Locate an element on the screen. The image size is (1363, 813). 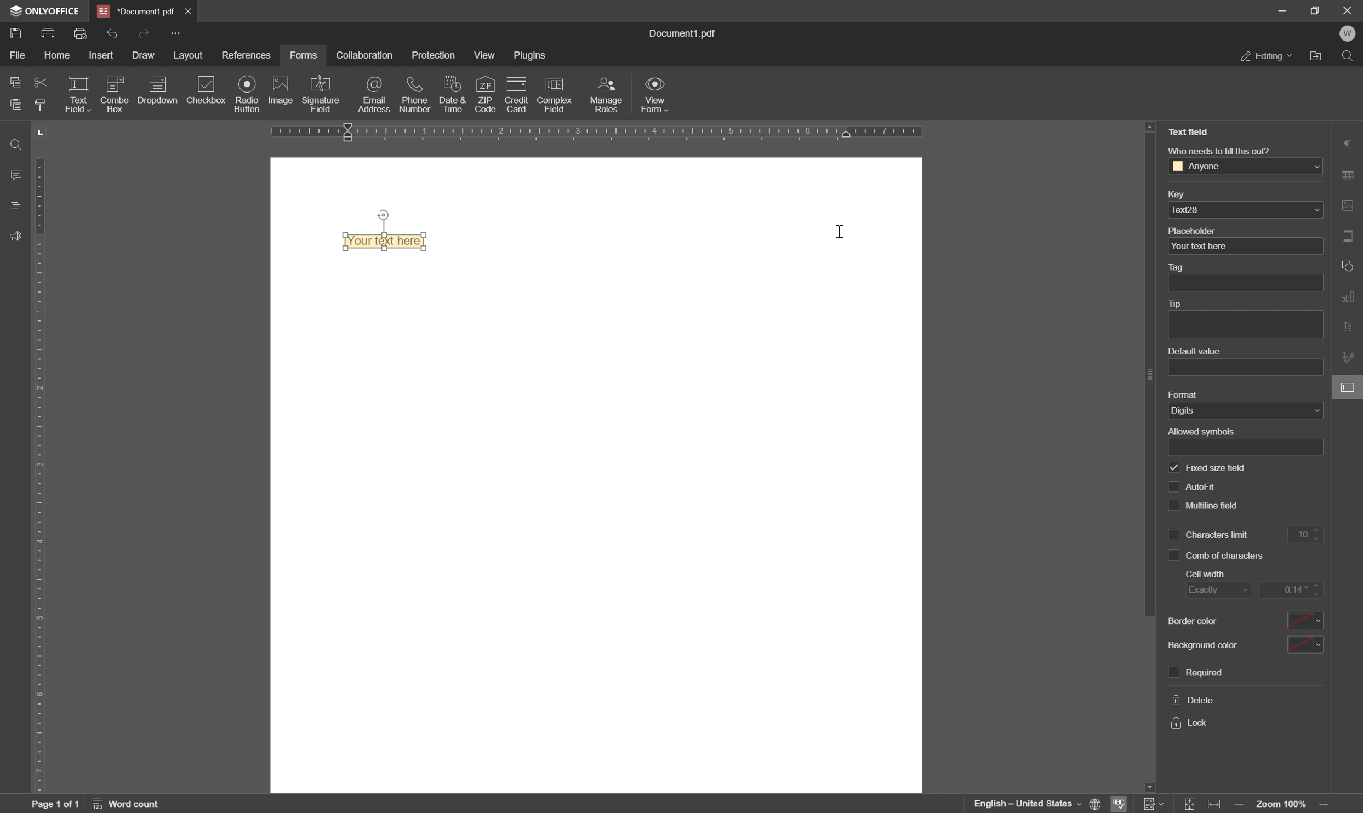
open file location is located at coordinates (1316, 56).